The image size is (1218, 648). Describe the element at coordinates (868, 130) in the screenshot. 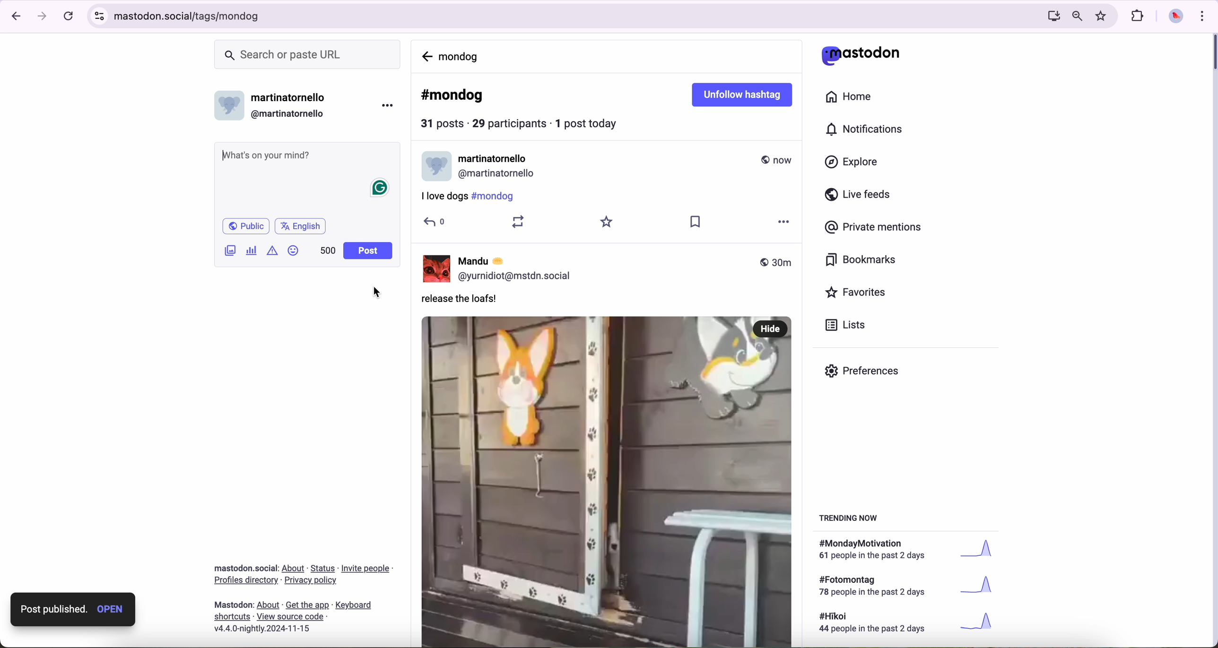

I see `notifications` at that location.